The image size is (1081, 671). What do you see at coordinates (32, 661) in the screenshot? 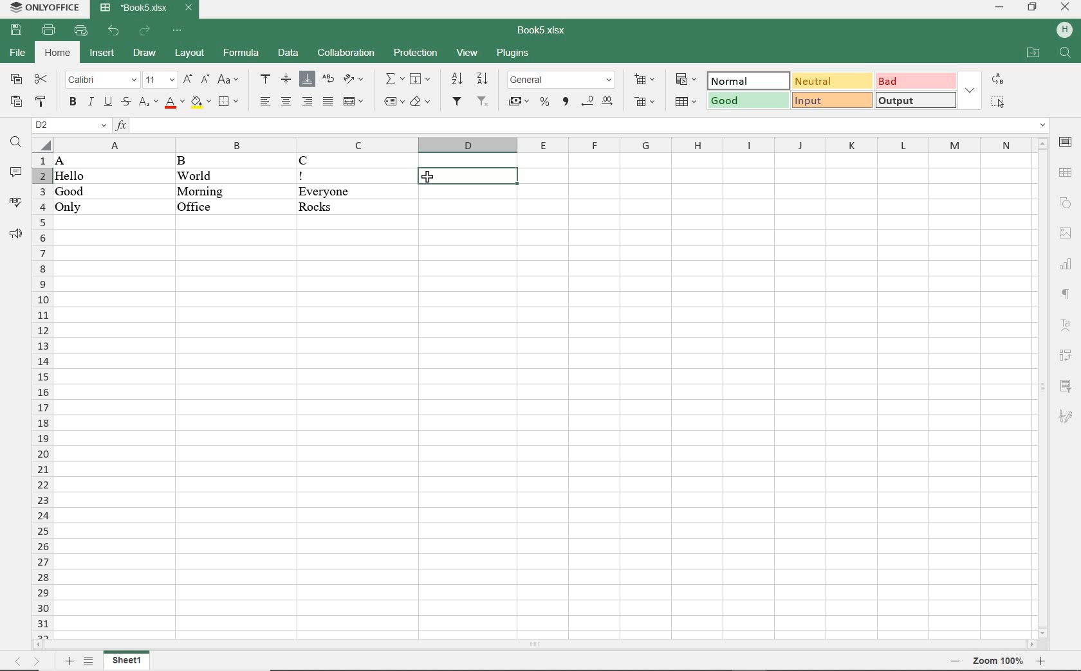
I see `move sheets` at bounding box center [32, 661].